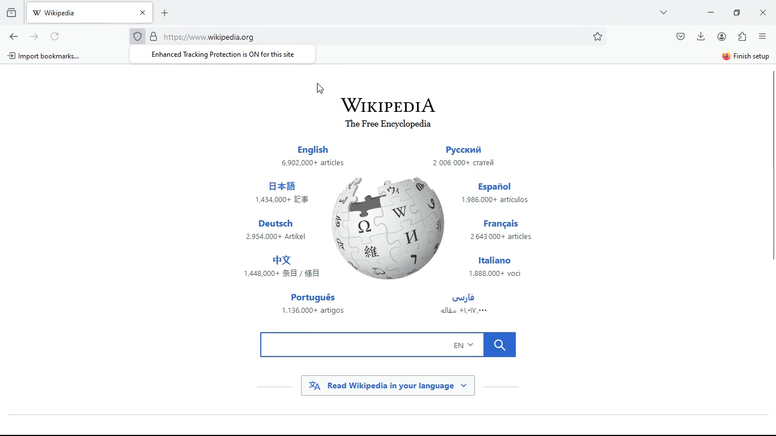 The width and height of the screenshot is (776, 436). What do you see at coordinates (761, 12) in the screenshot?
I see `close` at bounding box center [761, 12].